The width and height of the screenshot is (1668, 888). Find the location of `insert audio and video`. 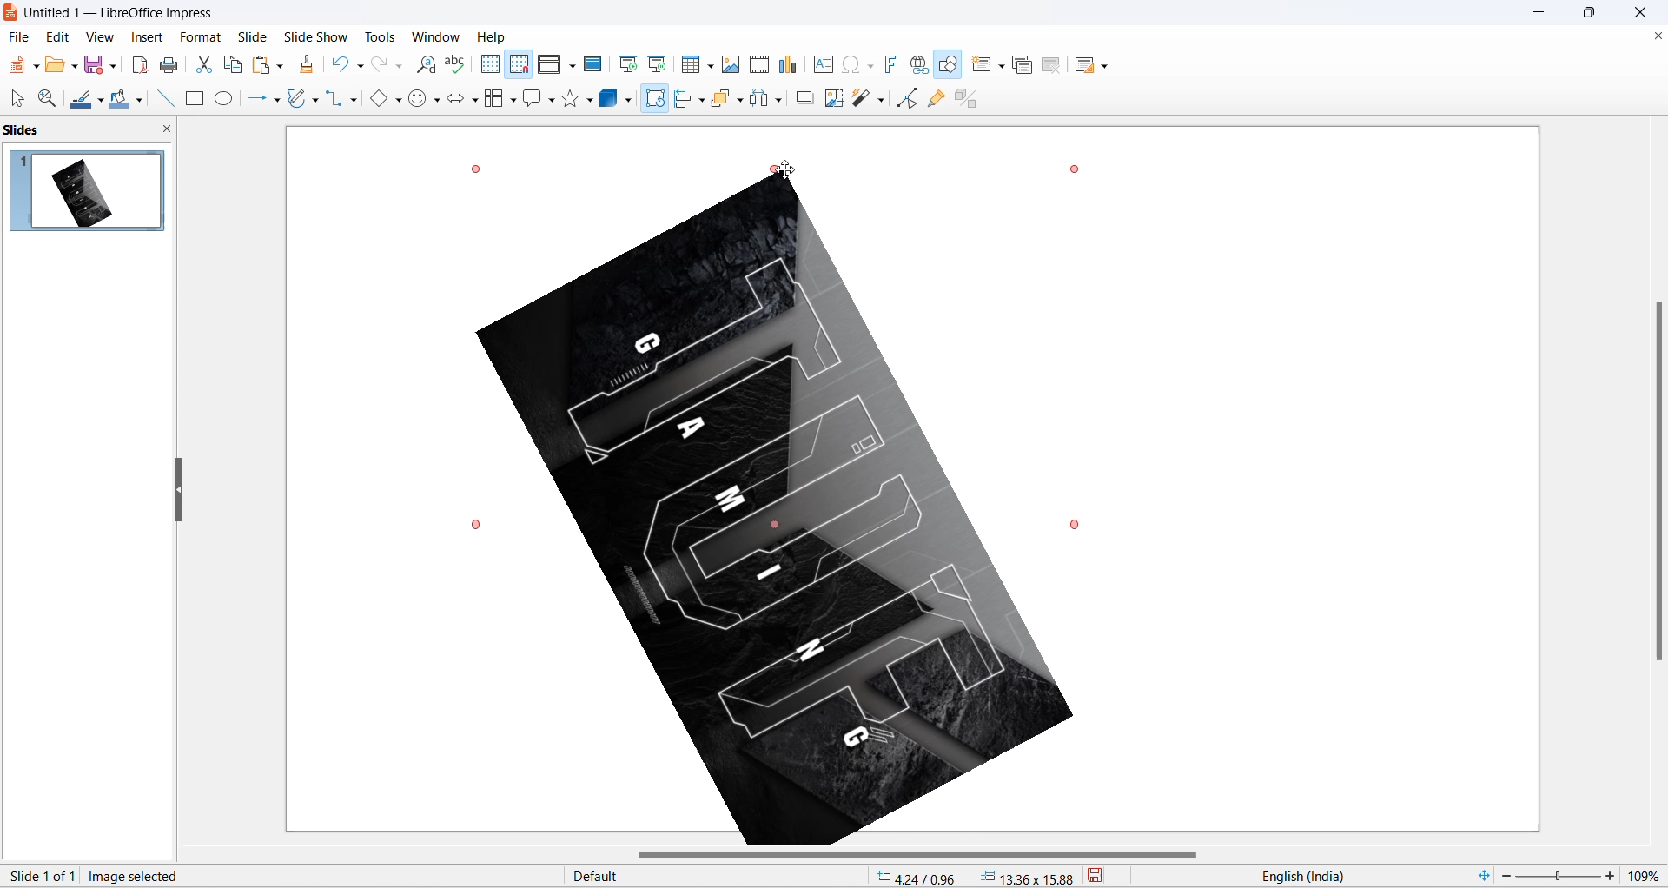

insert audio and video is located at coordinates (758, 64).